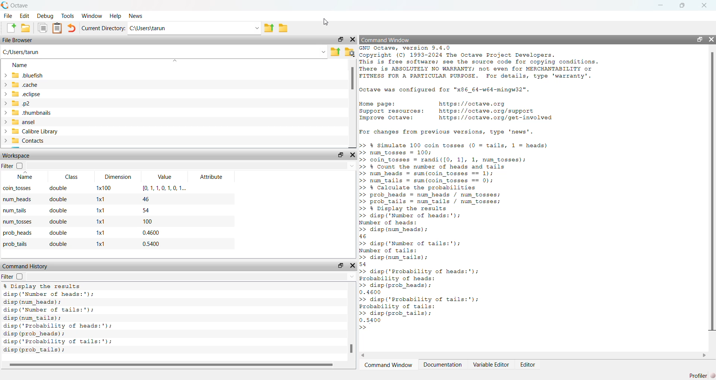 The image size is (716, 380). Describe the element at coordinates (151, 244) in the screenshot. I see `0.5400` at that location.